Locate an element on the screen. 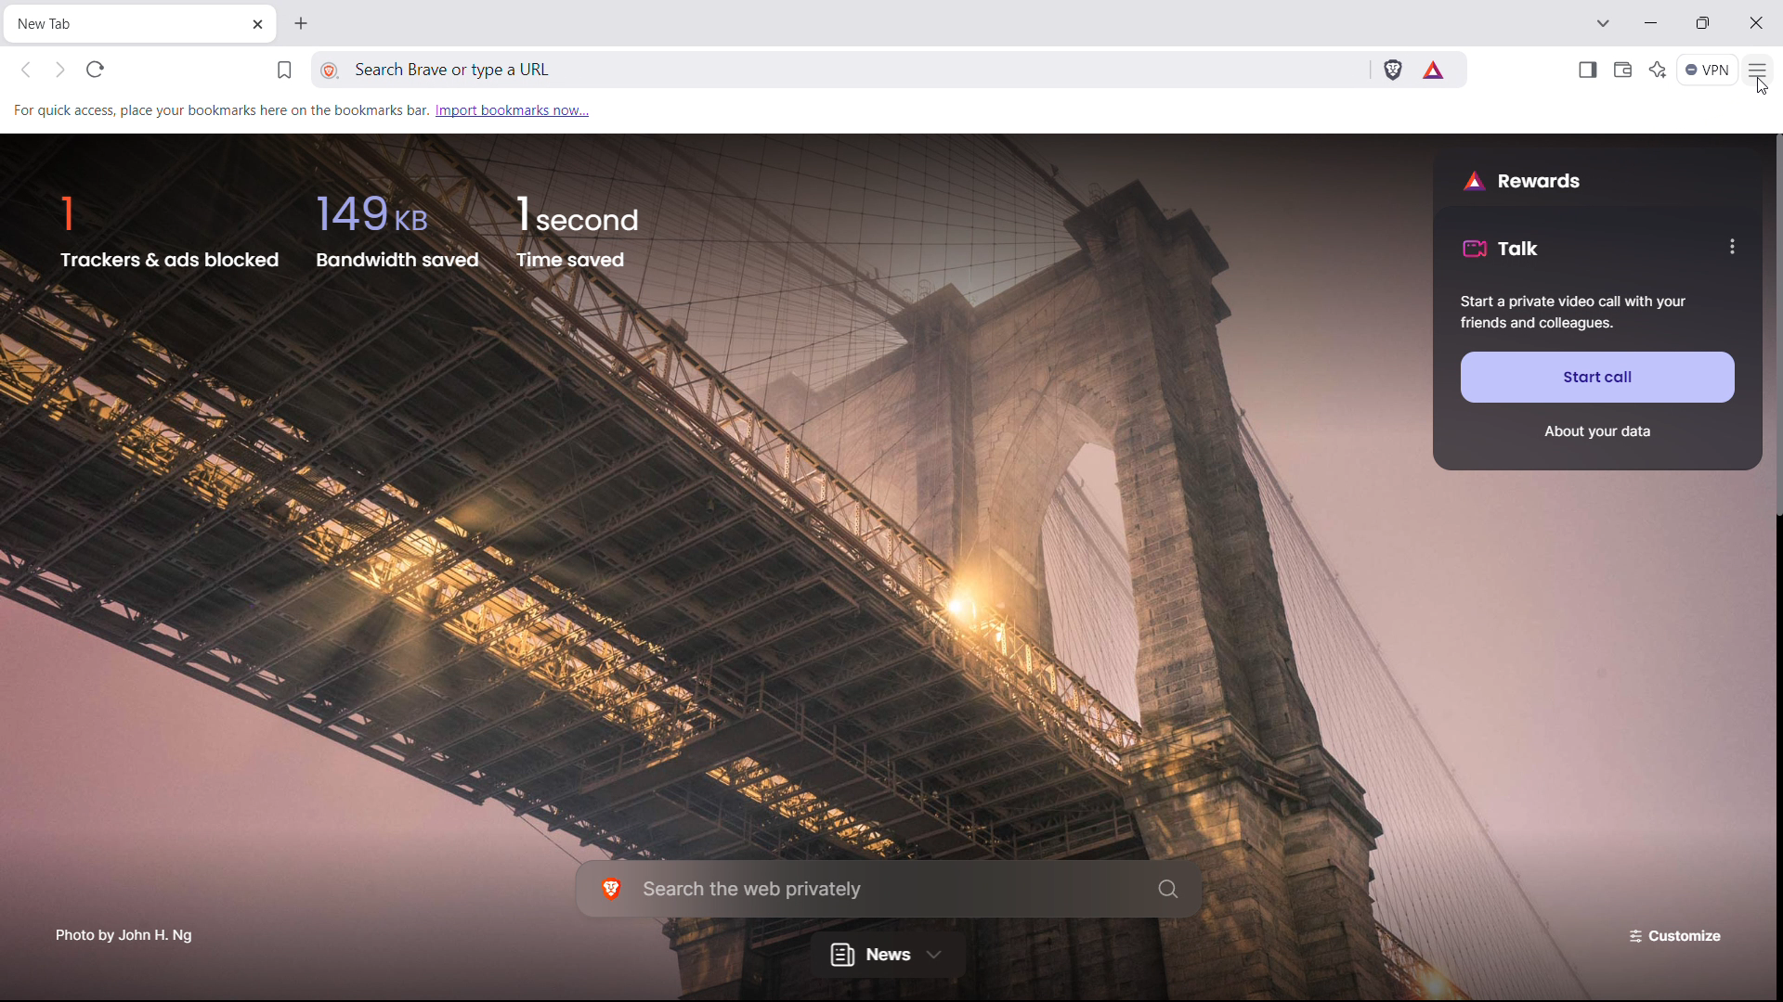 Image resolution: width=1783 pixels, height=1002 pixels. talk is located at coordinates (1501, 249).